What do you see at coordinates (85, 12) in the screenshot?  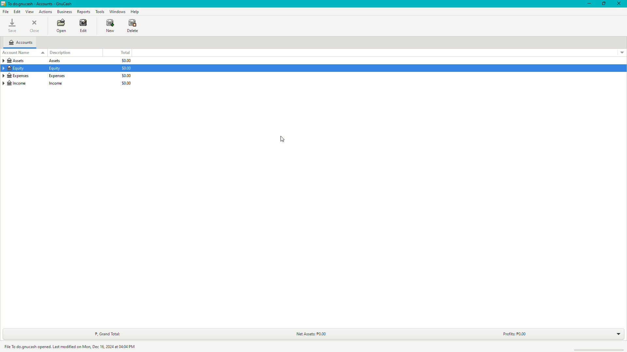 I see `Reports` at bounding box center [85, 12].